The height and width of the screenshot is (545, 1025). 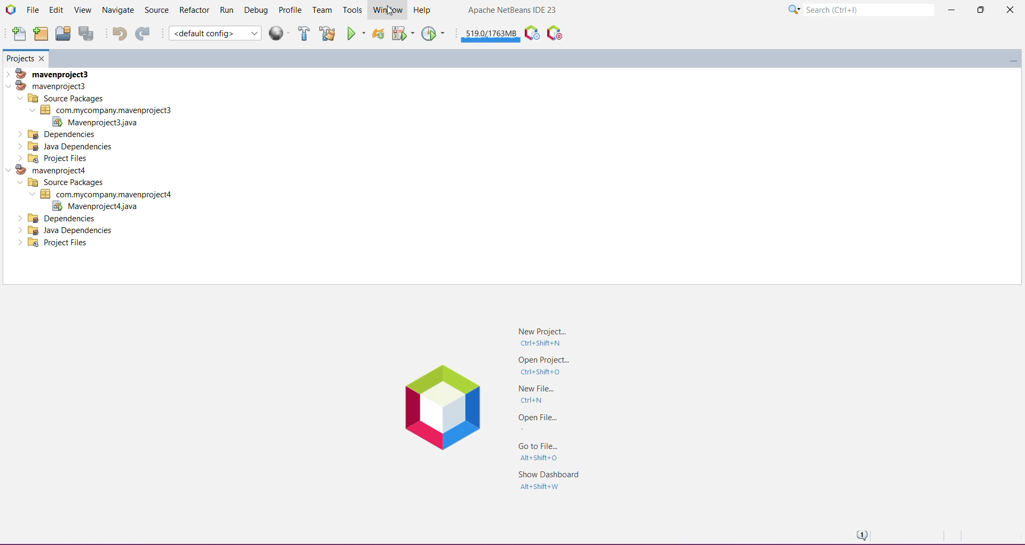 I want to click on Debug Main Project, so click(x=402, y=33).